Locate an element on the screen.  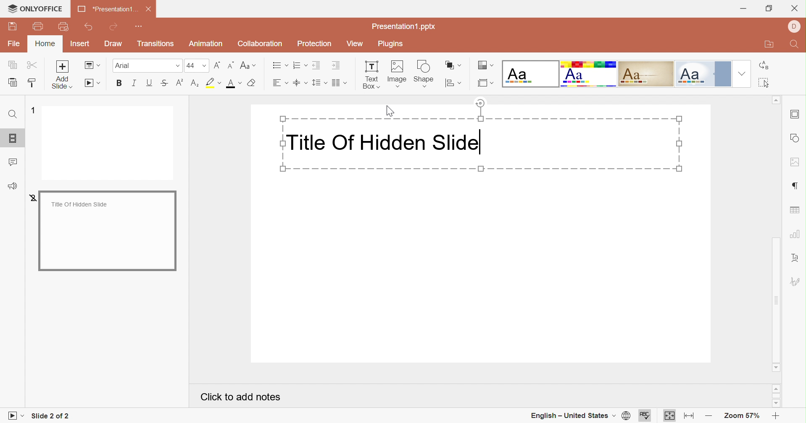
Image settings is located at coordinates (796, 163).